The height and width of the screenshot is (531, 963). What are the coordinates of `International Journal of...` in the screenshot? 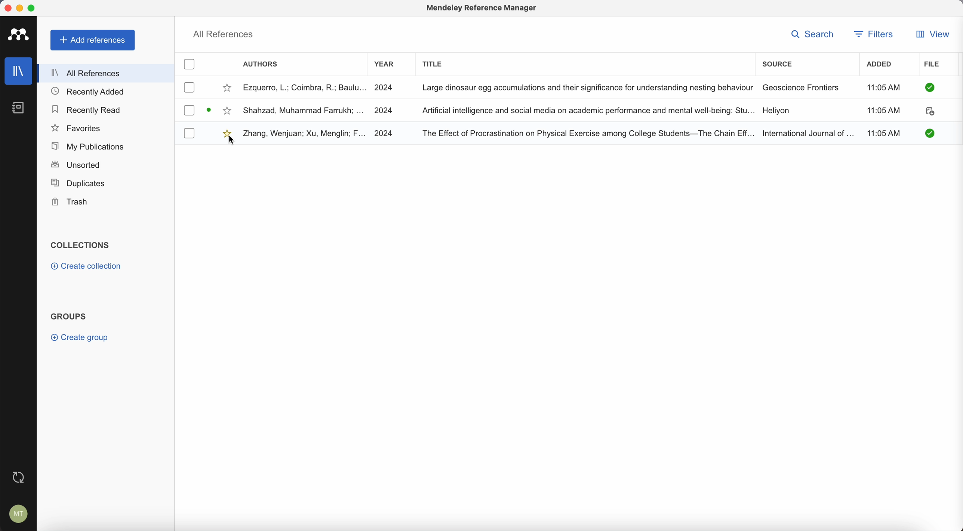 It's located at (808, 132).